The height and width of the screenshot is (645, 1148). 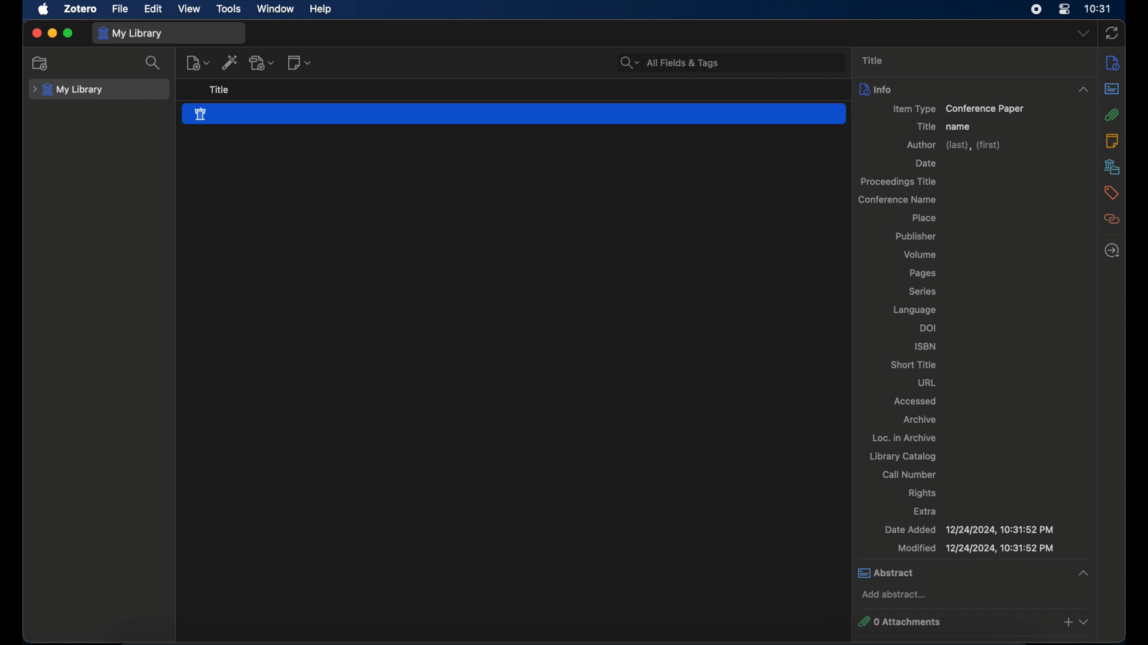 I want to click on accessed, so click(x=915, y=401).